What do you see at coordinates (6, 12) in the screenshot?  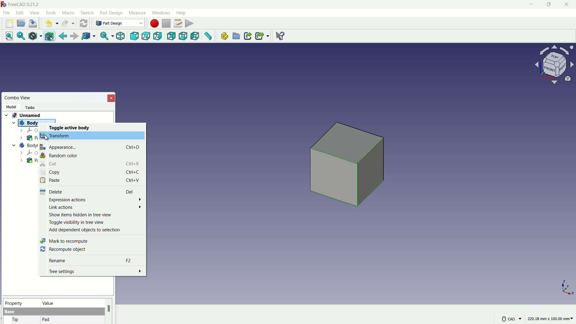 I see `file` at bounding box center [6, 12].